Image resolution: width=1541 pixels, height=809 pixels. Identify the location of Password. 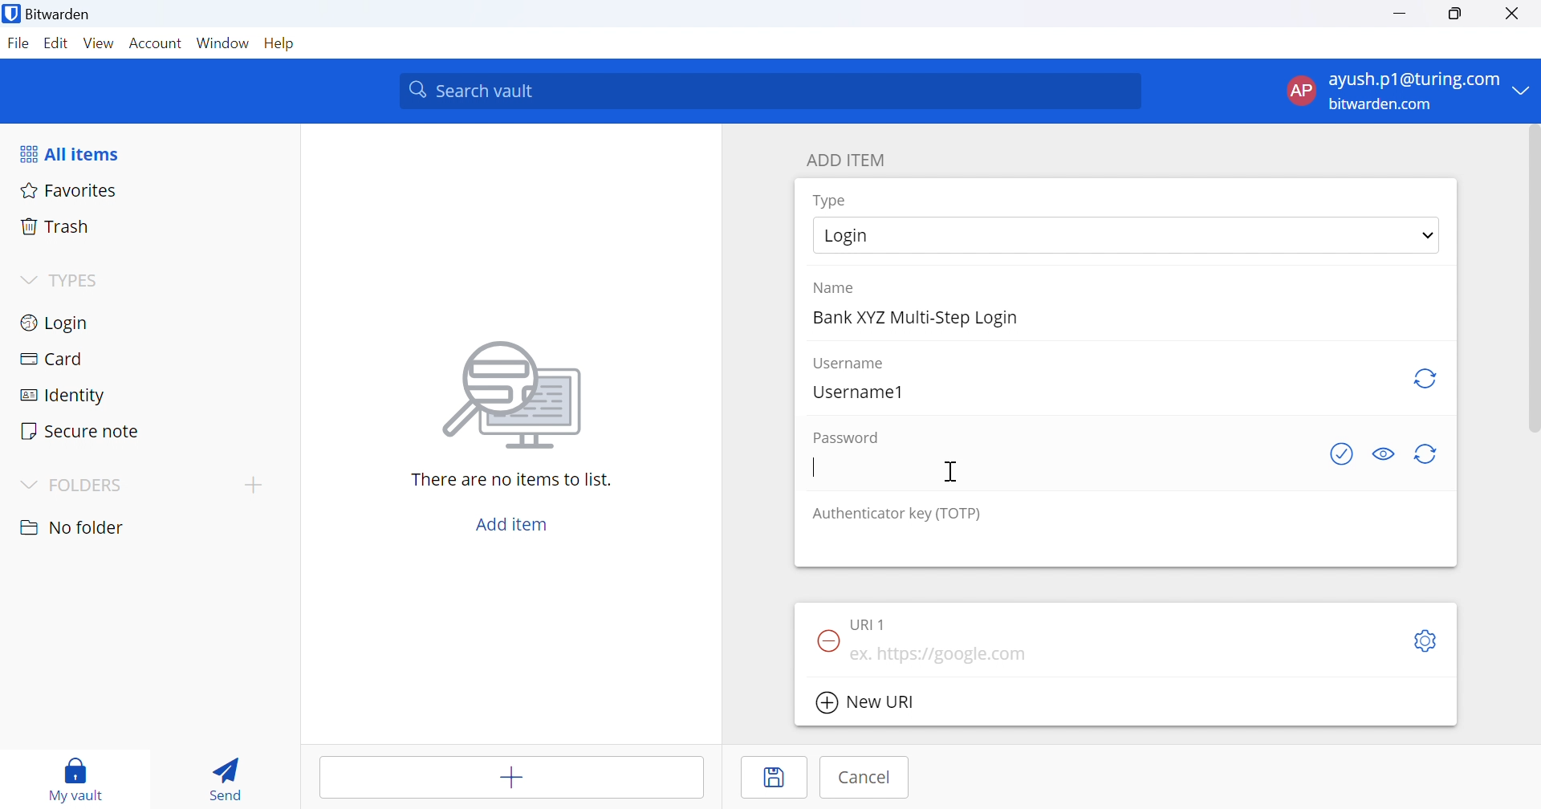
(848, 437).